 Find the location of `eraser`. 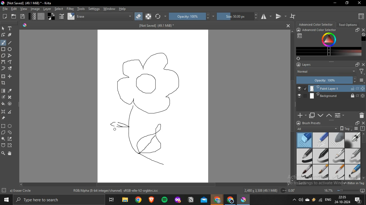

eraser is located at coordinates (304, 139).